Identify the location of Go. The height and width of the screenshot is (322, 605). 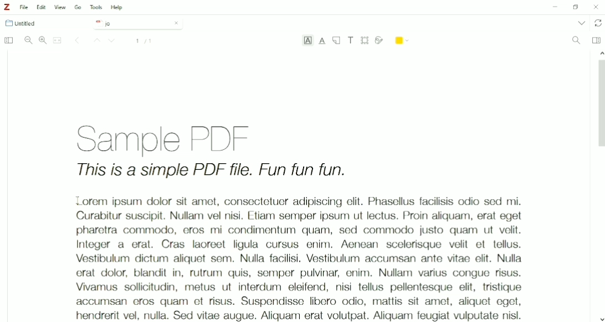
(78, 7).